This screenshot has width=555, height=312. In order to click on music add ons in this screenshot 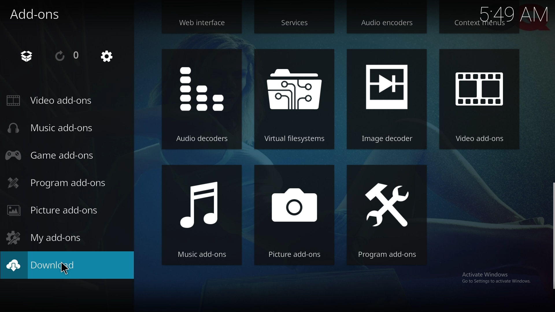, I will do `click(202, 216)`.